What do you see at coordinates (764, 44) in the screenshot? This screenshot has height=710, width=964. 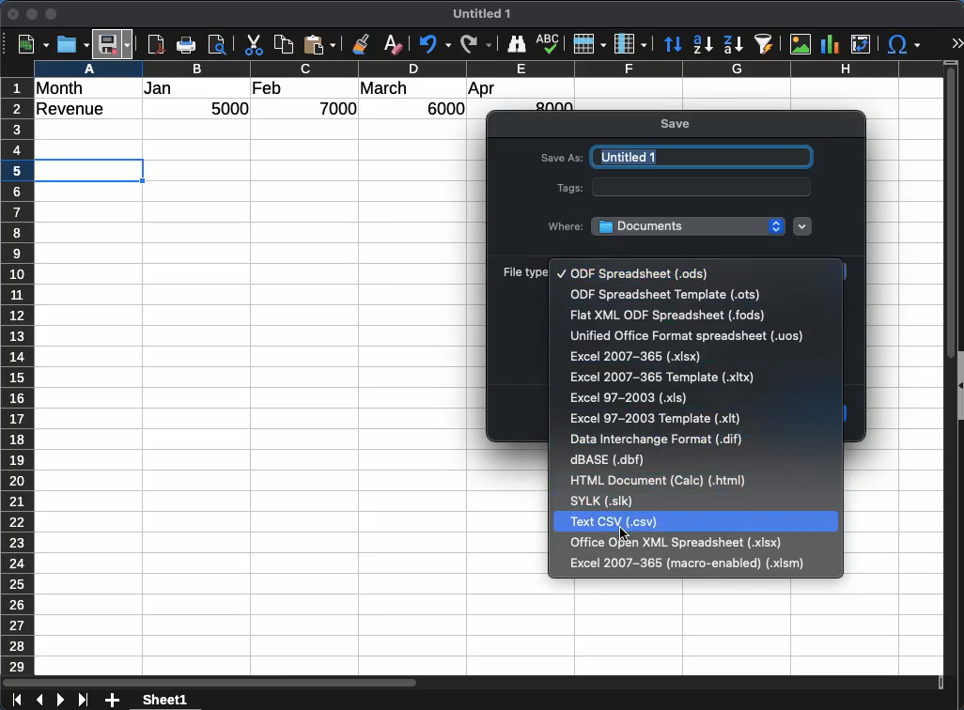 I see `autofilter` at bounding box center [764, 44].